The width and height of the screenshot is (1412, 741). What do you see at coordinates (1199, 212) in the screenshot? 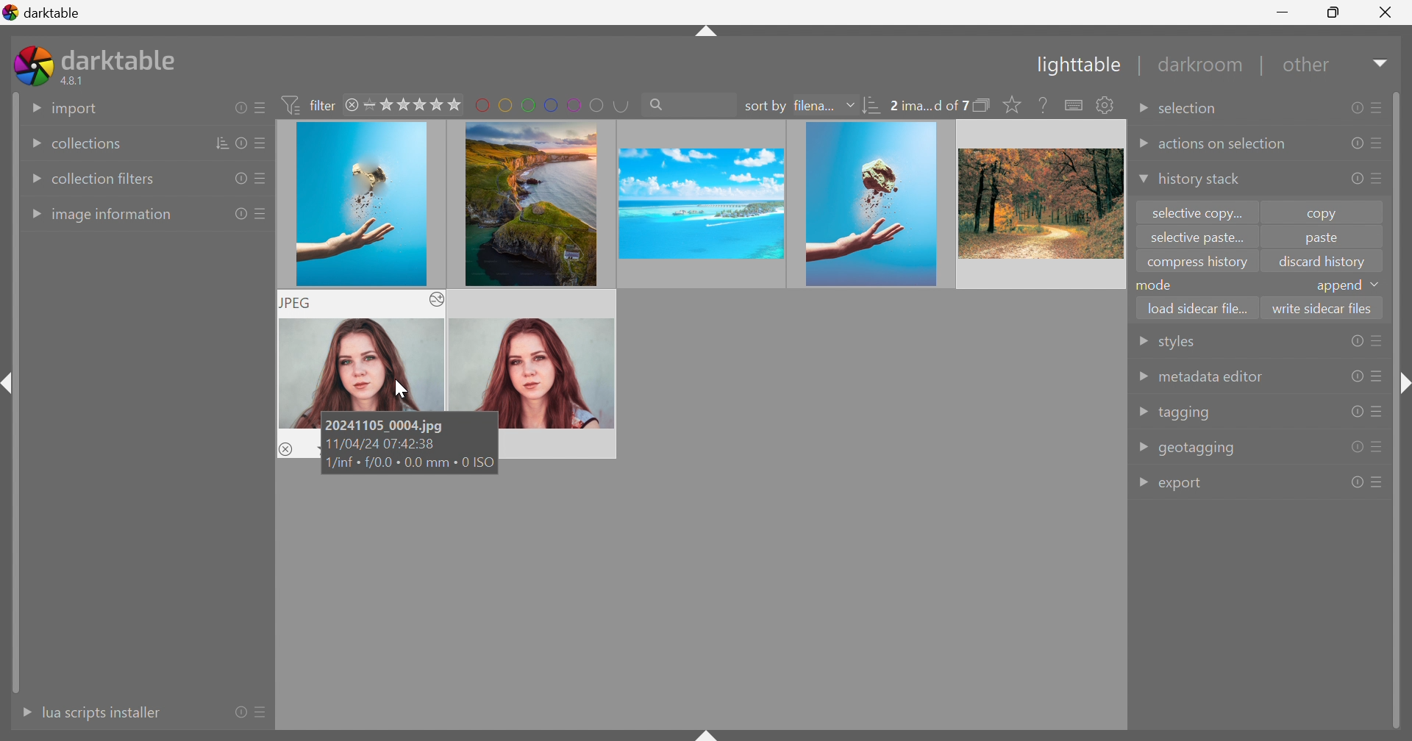
I see `selective copy...` at bounding box center [1199, 212].